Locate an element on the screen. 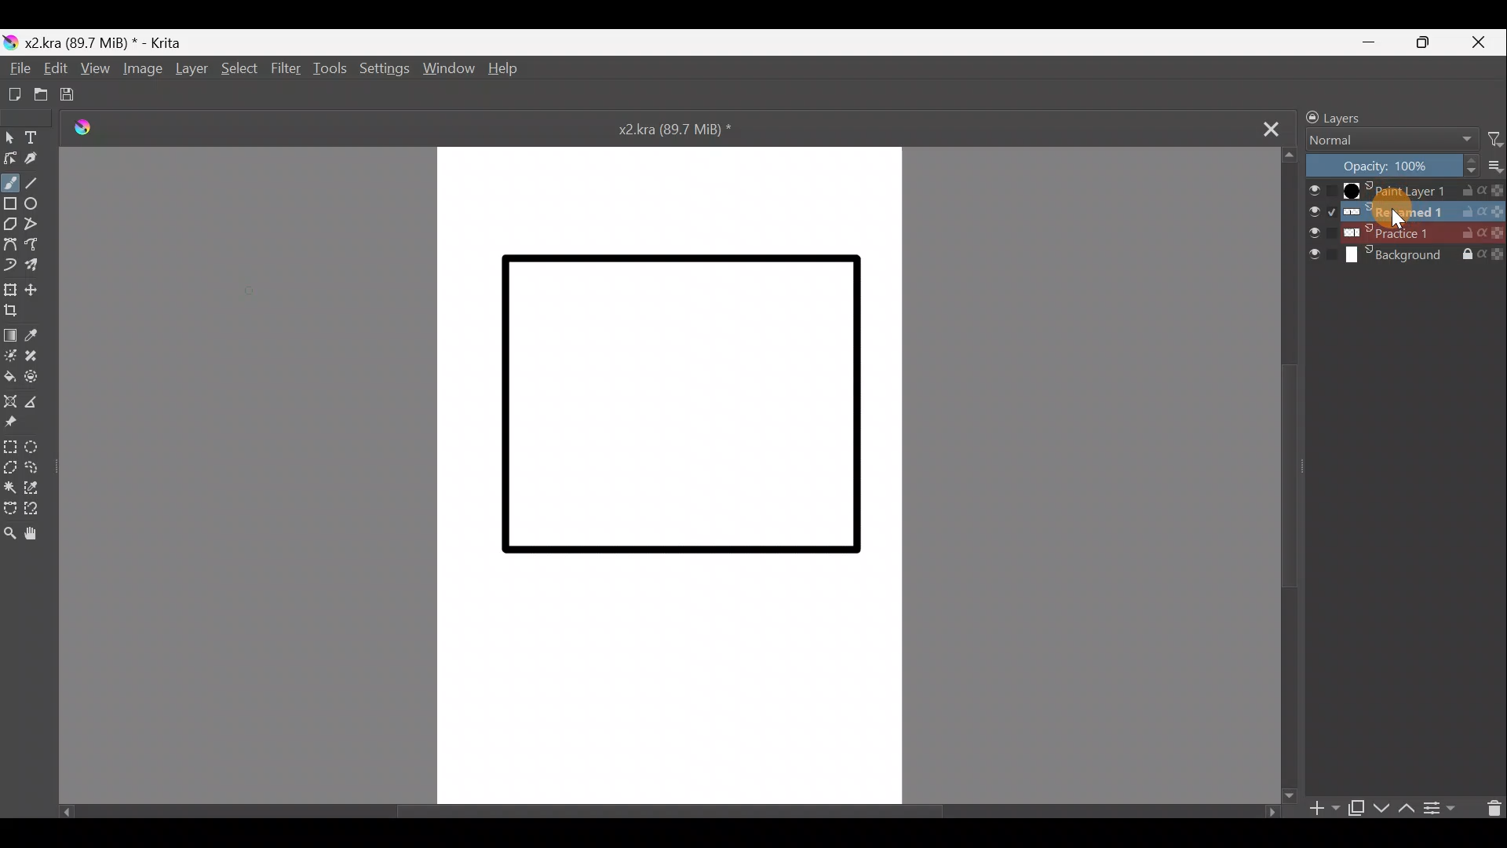  Cursor is located at coordinates (1396, 211).